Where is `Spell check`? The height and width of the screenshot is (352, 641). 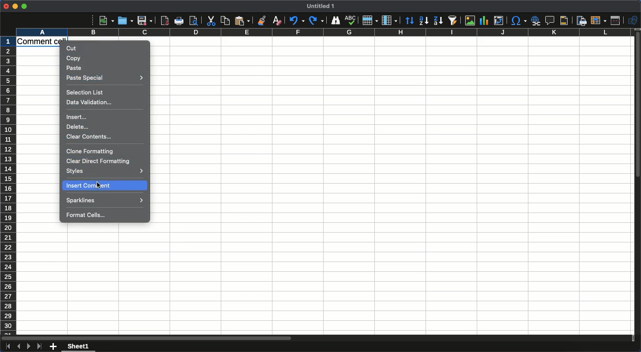 Spell check is located at coordinates (351, 20).